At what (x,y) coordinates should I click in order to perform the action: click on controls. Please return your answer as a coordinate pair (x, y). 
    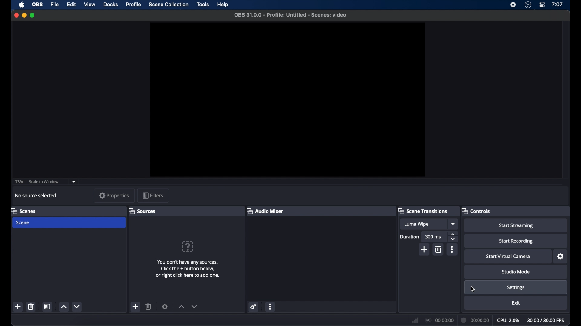
    Looking at the image, I should click on (477, 211).